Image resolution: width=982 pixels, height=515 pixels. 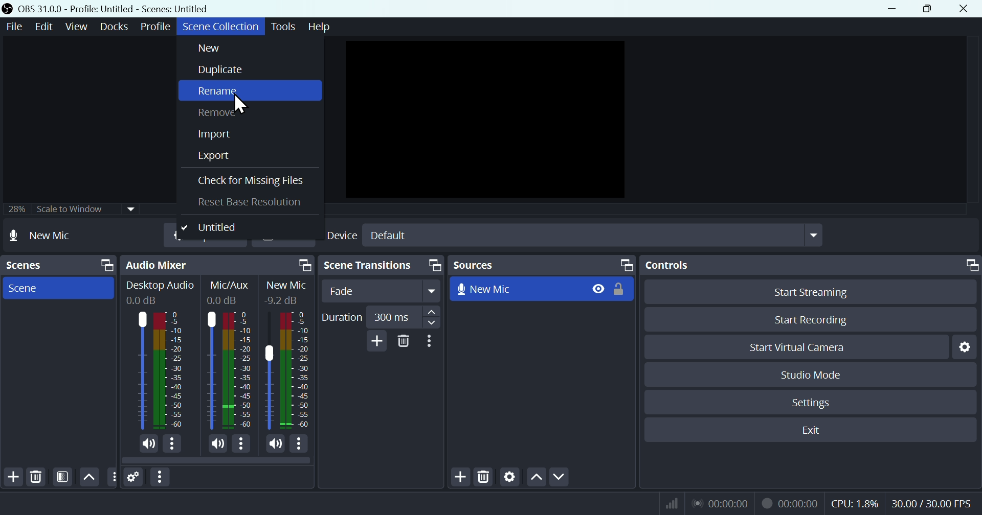 I want to click on Maximise, so click(x=930, y=10).